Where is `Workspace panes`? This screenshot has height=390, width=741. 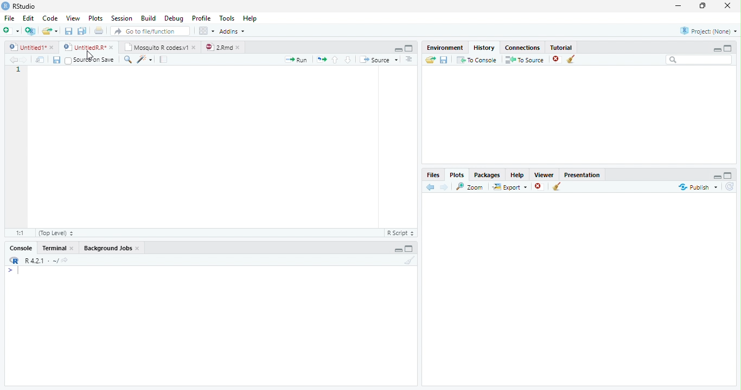
Workspace panes is located at coordinates (206, 31).